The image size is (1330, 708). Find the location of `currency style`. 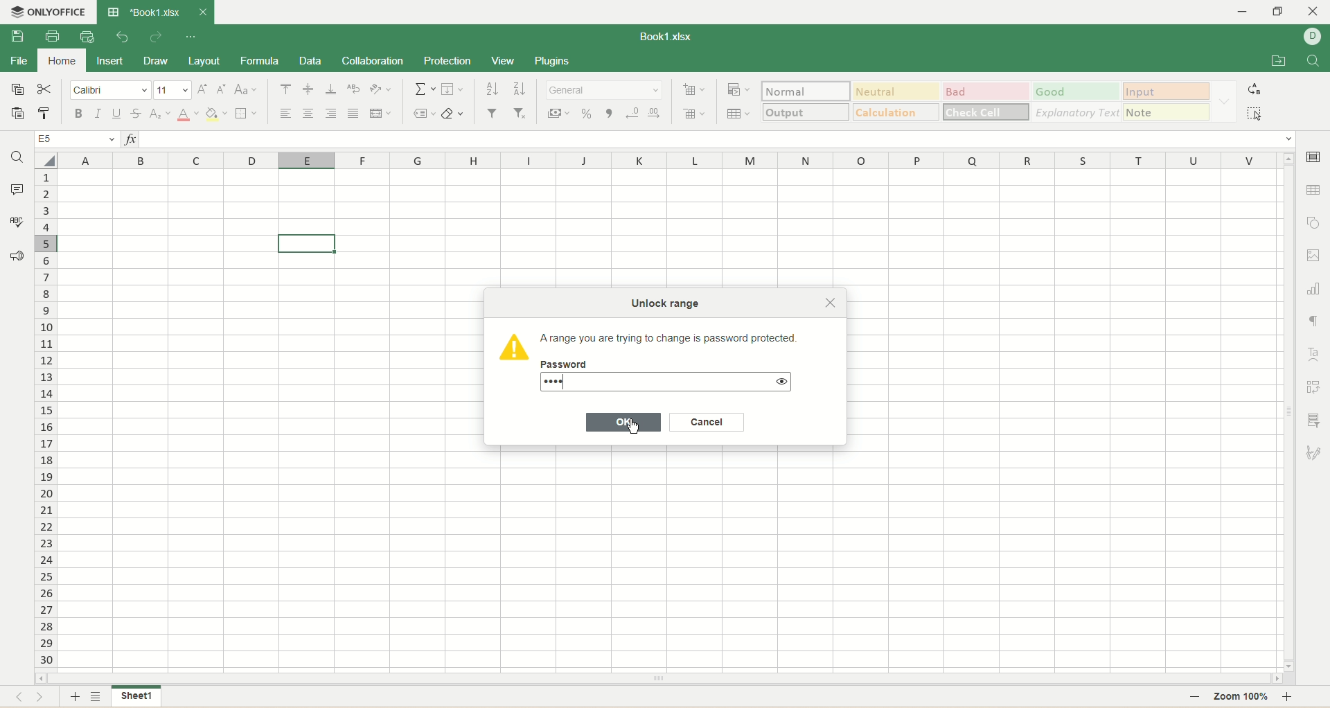

currency style is located at coordinates (561, 115).